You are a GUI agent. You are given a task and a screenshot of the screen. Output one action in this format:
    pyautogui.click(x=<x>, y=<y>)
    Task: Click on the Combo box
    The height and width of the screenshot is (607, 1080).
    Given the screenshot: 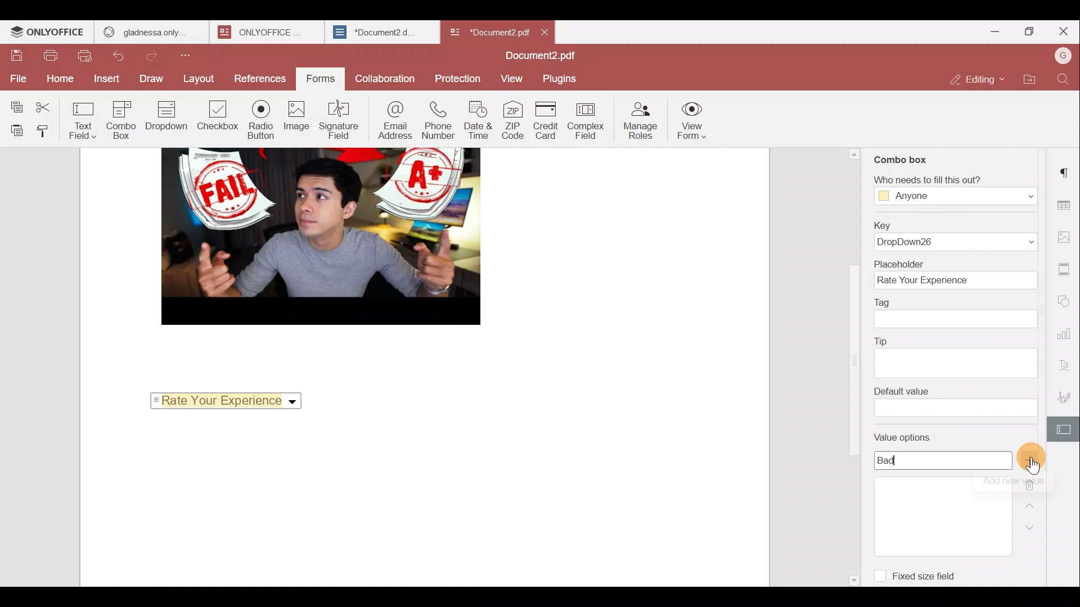 What is the action you would take?
    pyautogui.click(x=125, y=120)
    